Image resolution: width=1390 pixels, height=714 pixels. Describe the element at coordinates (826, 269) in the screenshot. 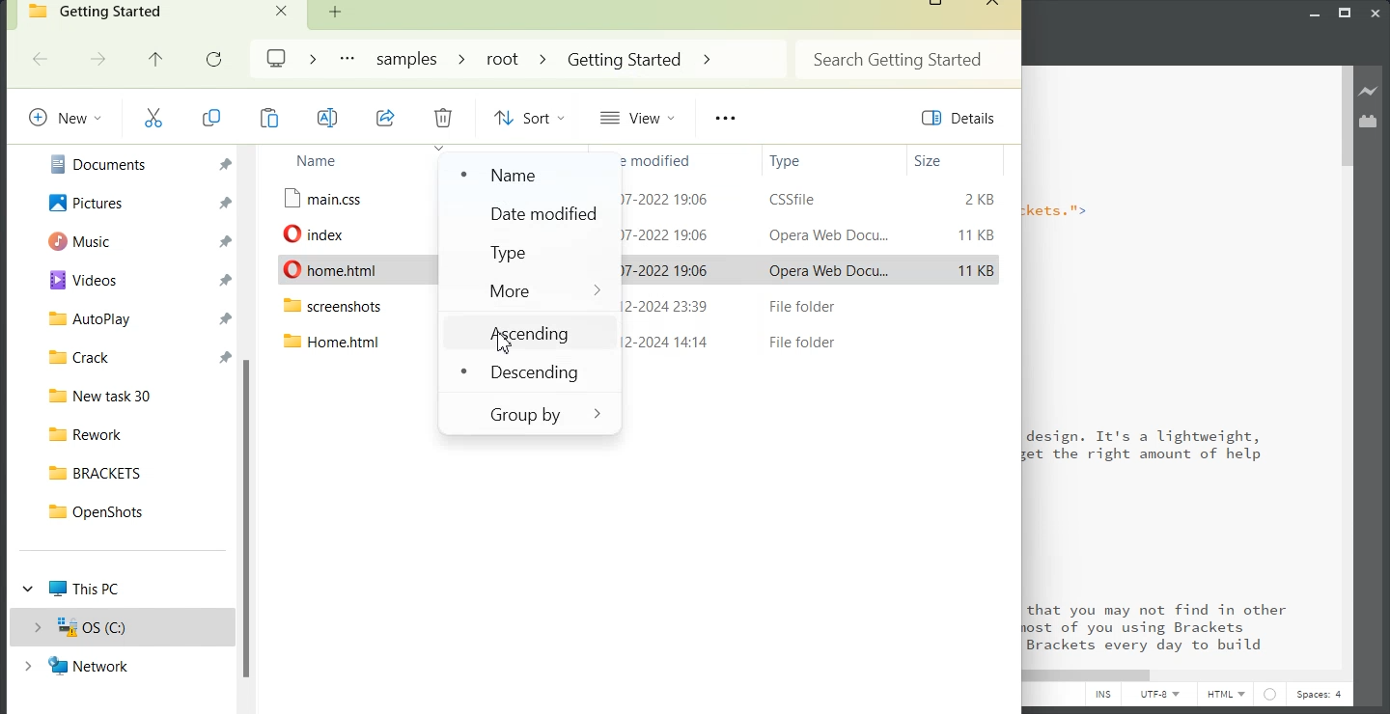

I see `Opera Web Document` at that location.